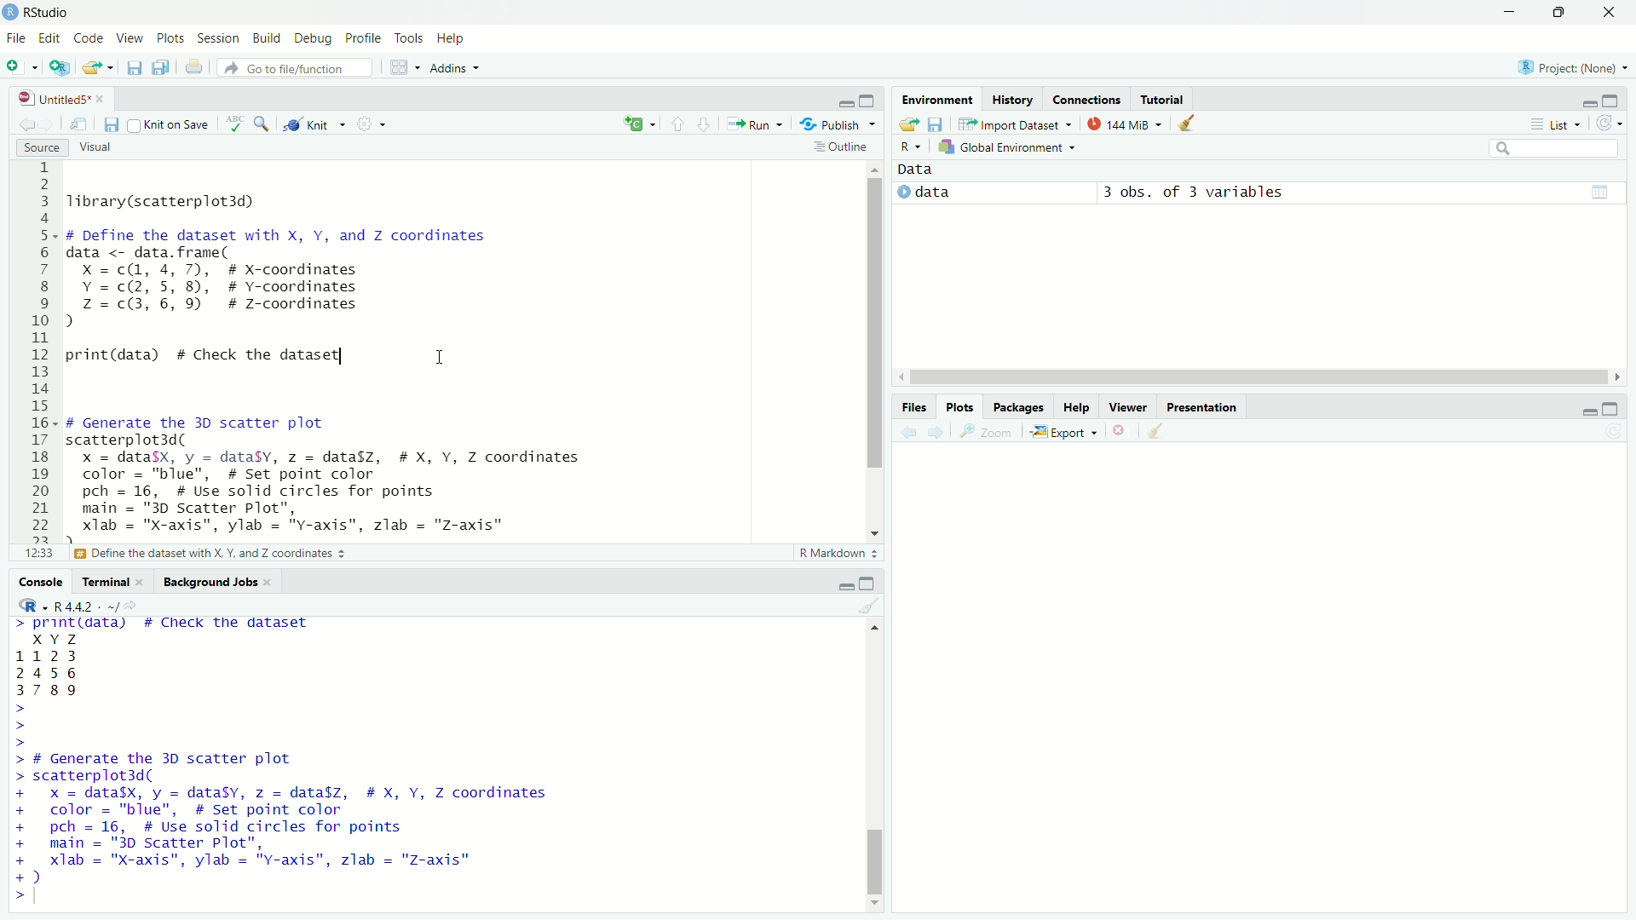 The image size is (1636, 920). Describe the element at coordinates (907, 124) in the screenshot. I see `load workspace` at that location.